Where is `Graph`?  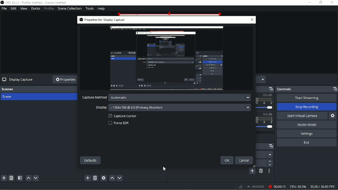 Graph is located at coordinates (240, 186).